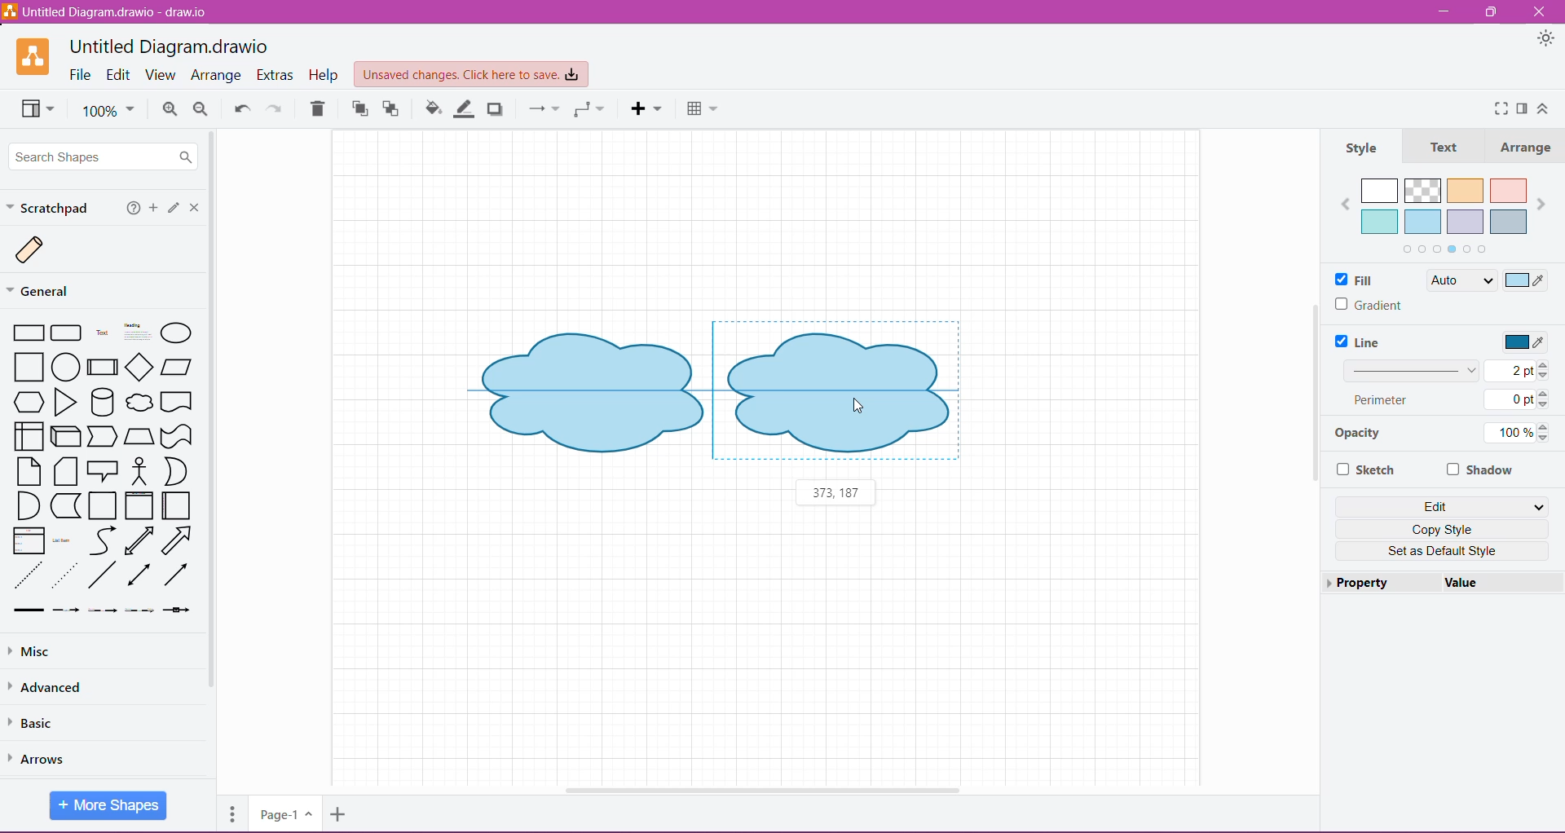 The width and height of the screenshot is (1565, 833). What do you see at coordinates (647, 109) in the screenshot?
I see `Insert` at bounding box center [647, 109].